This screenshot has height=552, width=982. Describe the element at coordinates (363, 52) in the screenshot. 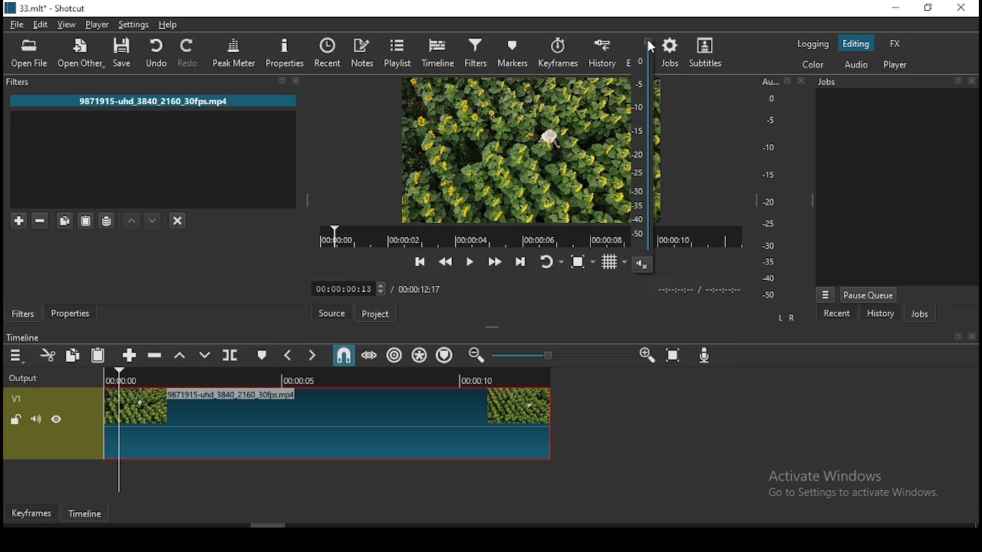

I see `notes` at that location.